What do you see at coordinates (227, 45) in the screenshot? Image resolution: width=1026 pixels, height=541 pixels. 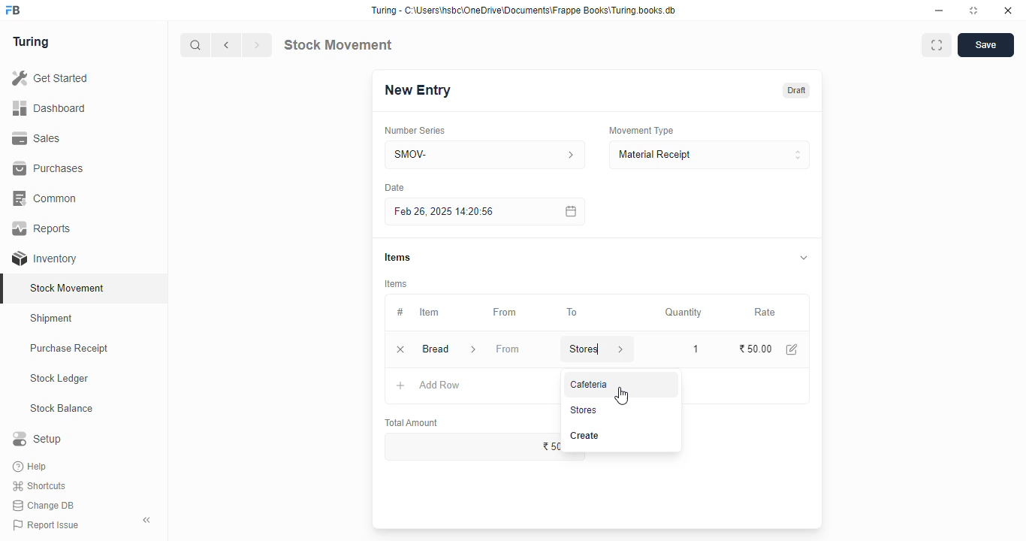 I see `previous` at bounding box center [227, 45].